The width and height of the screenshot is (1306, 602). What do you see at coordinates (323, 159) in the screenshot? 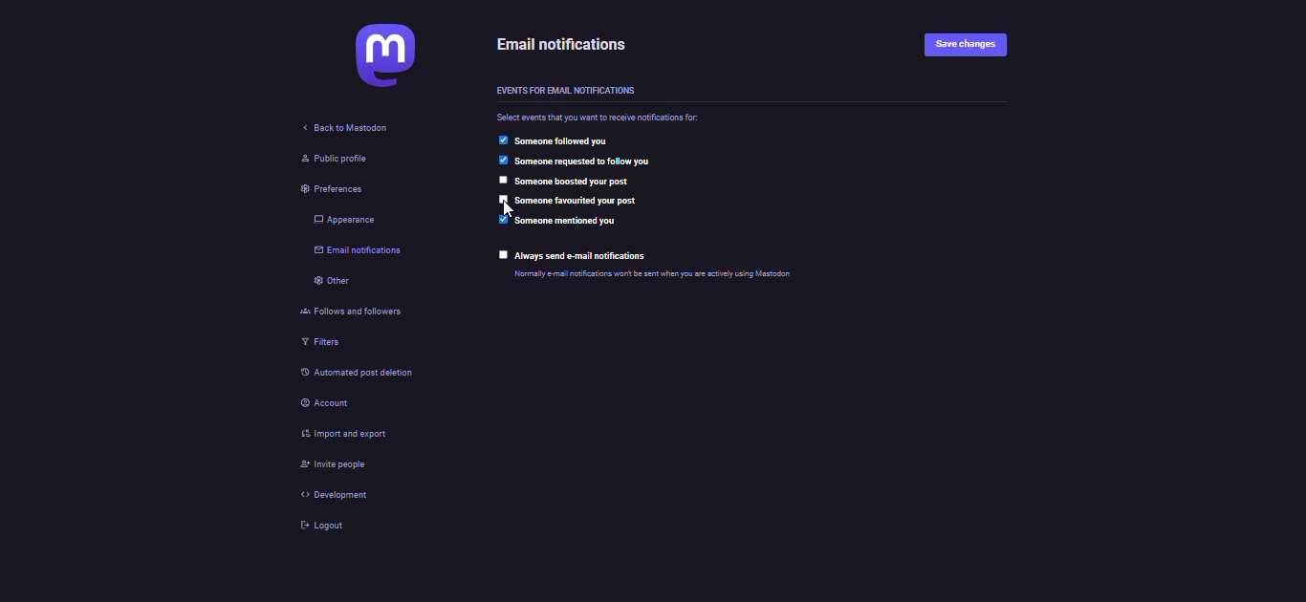
I see `public profile` at bounding box center [323, 159].